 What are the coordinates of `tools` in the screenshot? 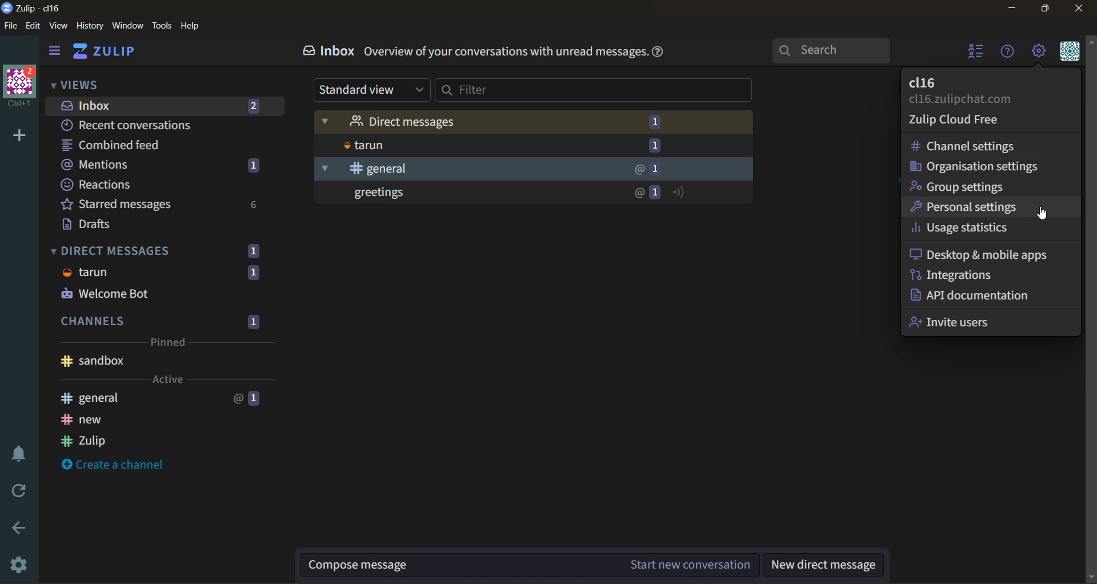 It's located at (163, 27).